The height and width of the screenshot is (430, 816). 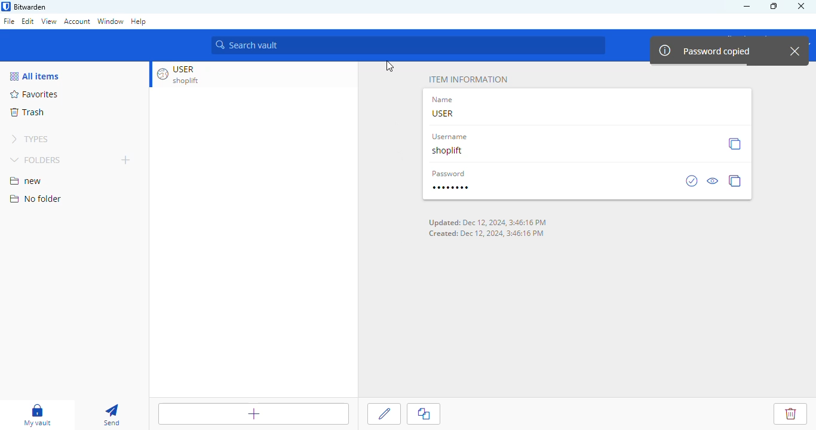 I want to click on close, so click(x=795, y=50).